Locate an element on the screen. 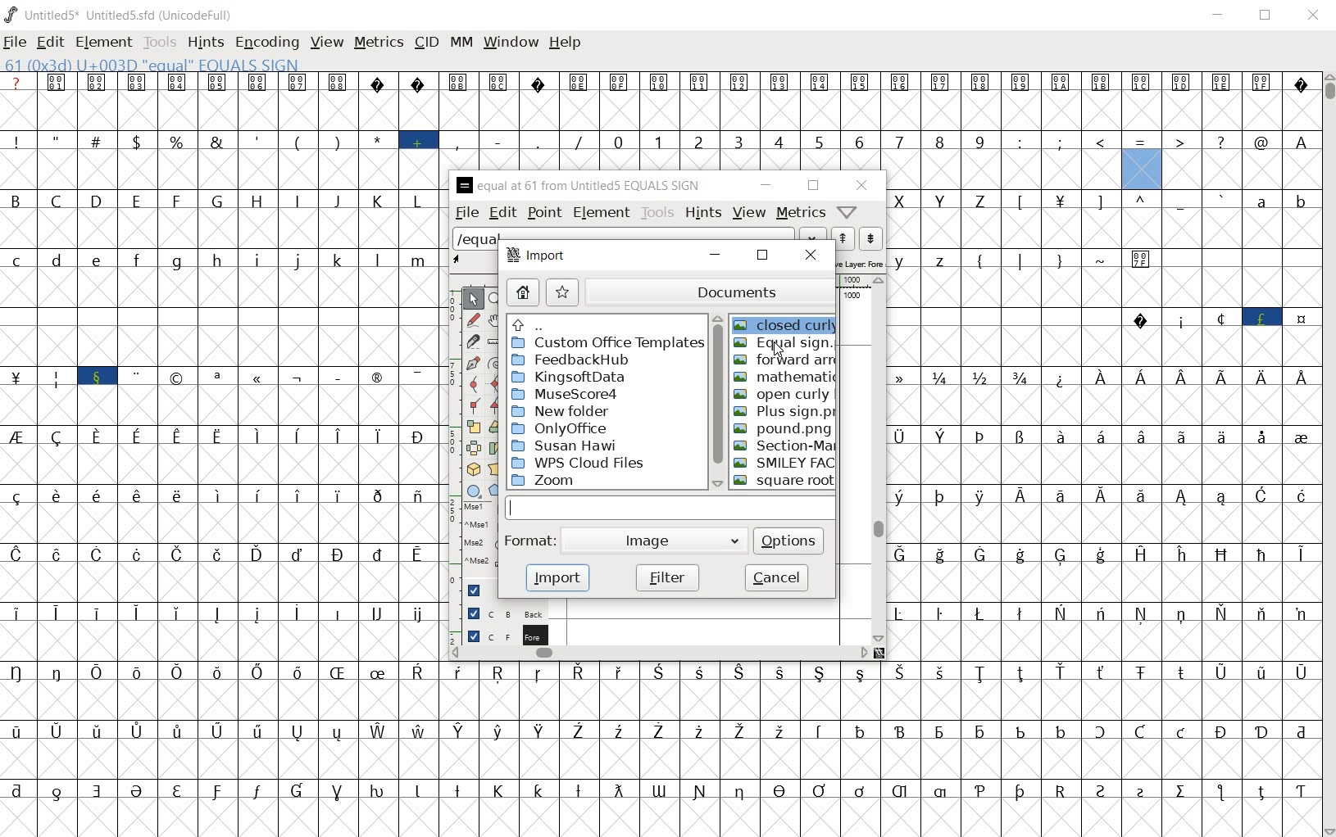 The image size is (1336, 837). custom office template is located at coordinates (607, 342).